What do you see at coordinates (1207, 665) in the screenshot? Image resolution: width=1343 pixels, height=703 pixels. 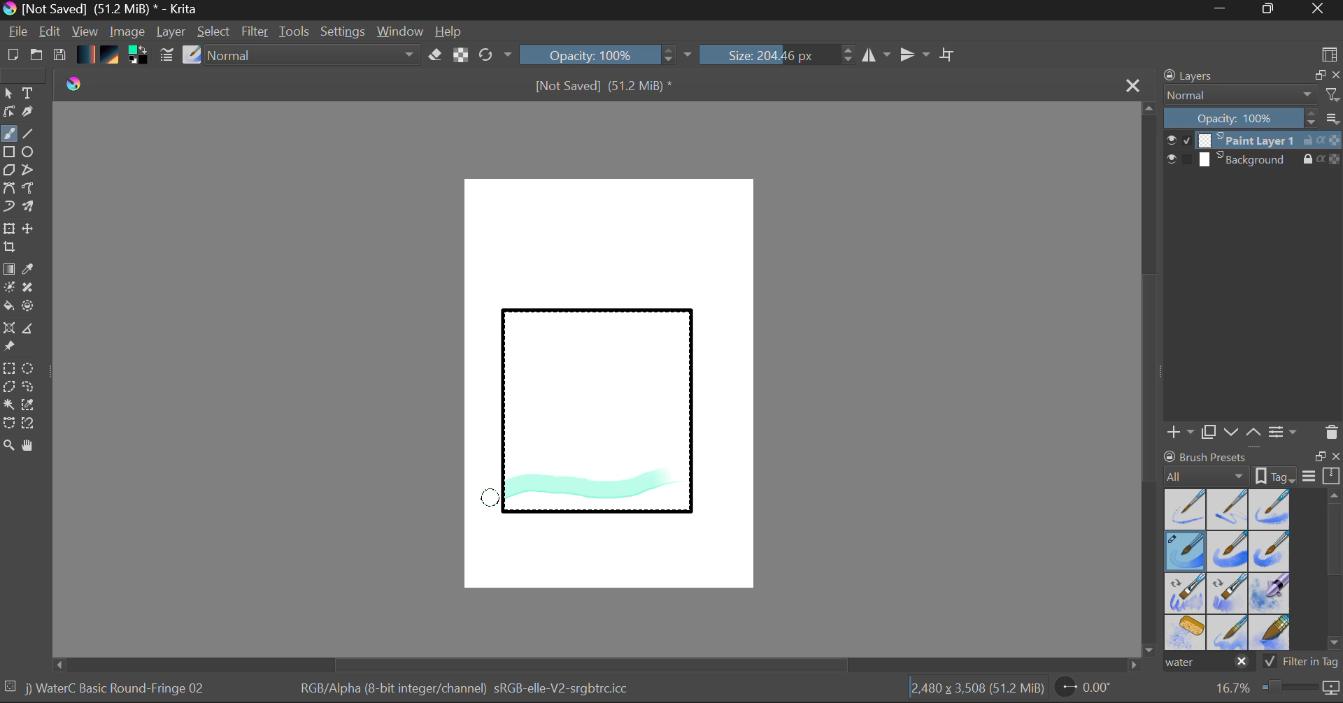 I see `"water" search in brush presets` at bounding box center [1207, 665].